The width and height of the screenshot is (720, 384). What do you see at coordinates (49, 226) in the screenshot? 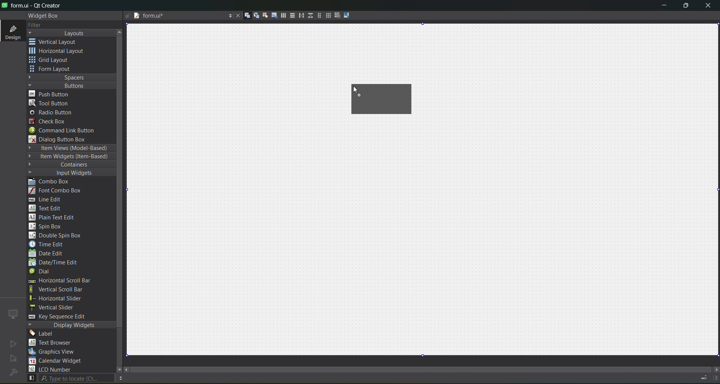
I see `spin box` at bounding box center [49, 226].